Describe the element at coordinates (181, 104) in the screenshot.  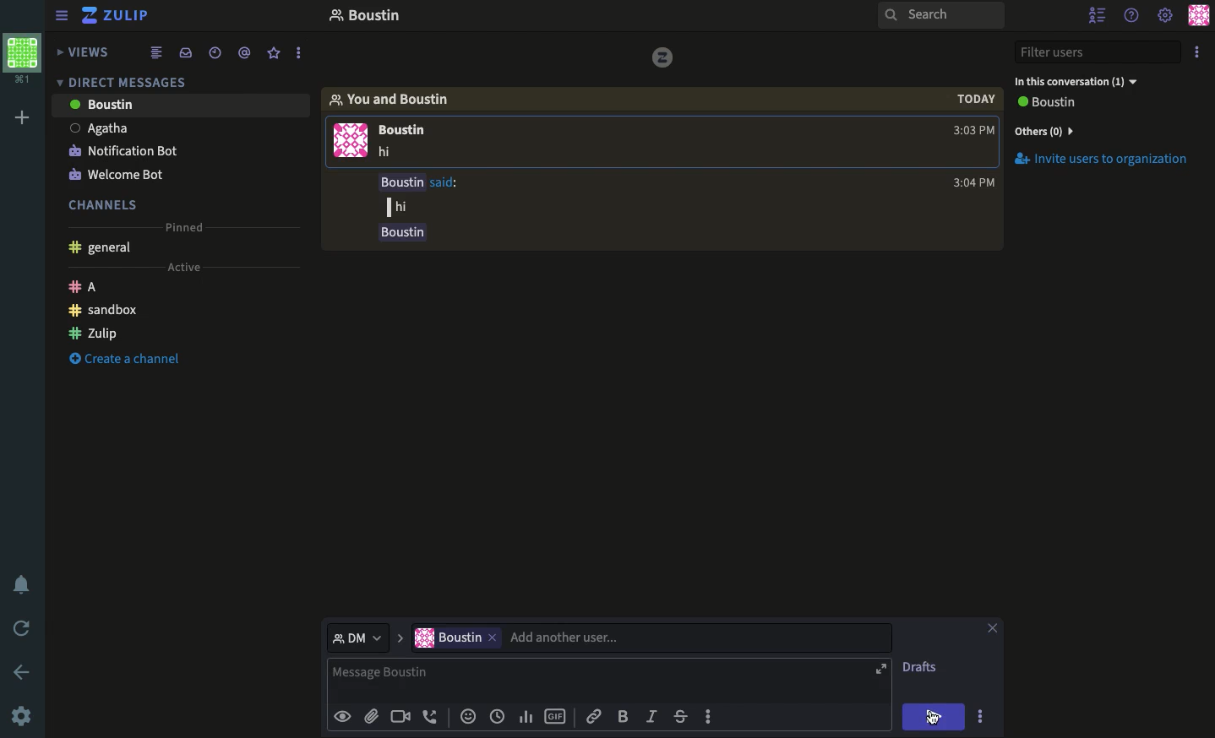
I see `User` at that location.